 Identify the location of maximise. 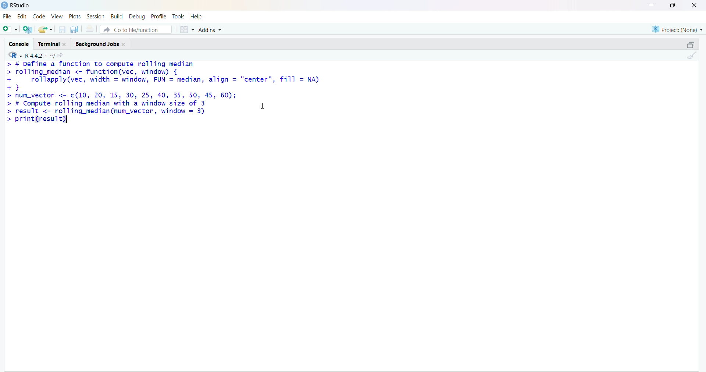
(673, 5).